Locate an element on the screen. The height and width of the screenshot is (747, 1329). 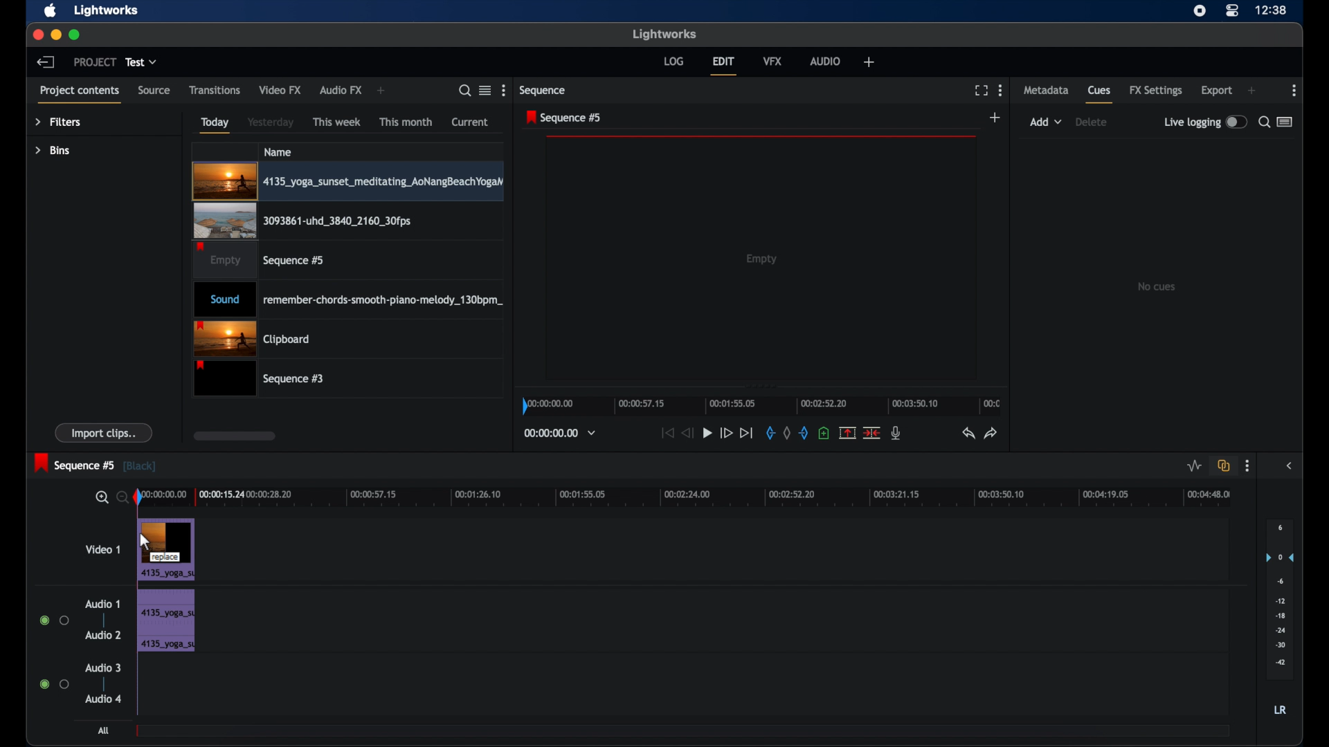
yesterday is located at coordinates (271, 122).